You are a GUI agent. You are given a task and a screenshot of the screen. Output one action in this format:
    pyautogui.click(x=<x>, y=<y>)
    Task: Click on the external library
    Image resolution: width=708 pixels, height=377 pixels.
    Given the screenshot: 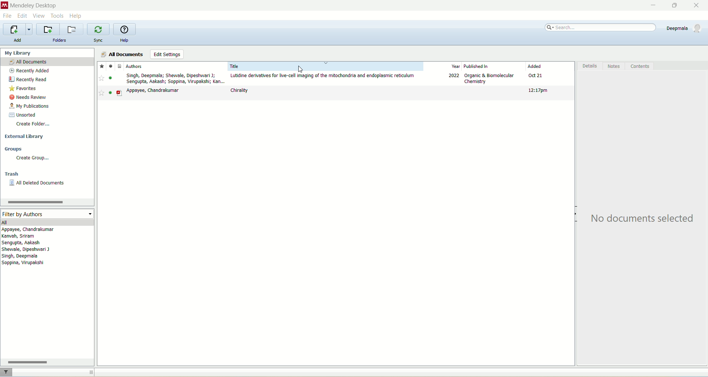 What is the action you would take?
    pyautogui.click(x=24, y=137)
    